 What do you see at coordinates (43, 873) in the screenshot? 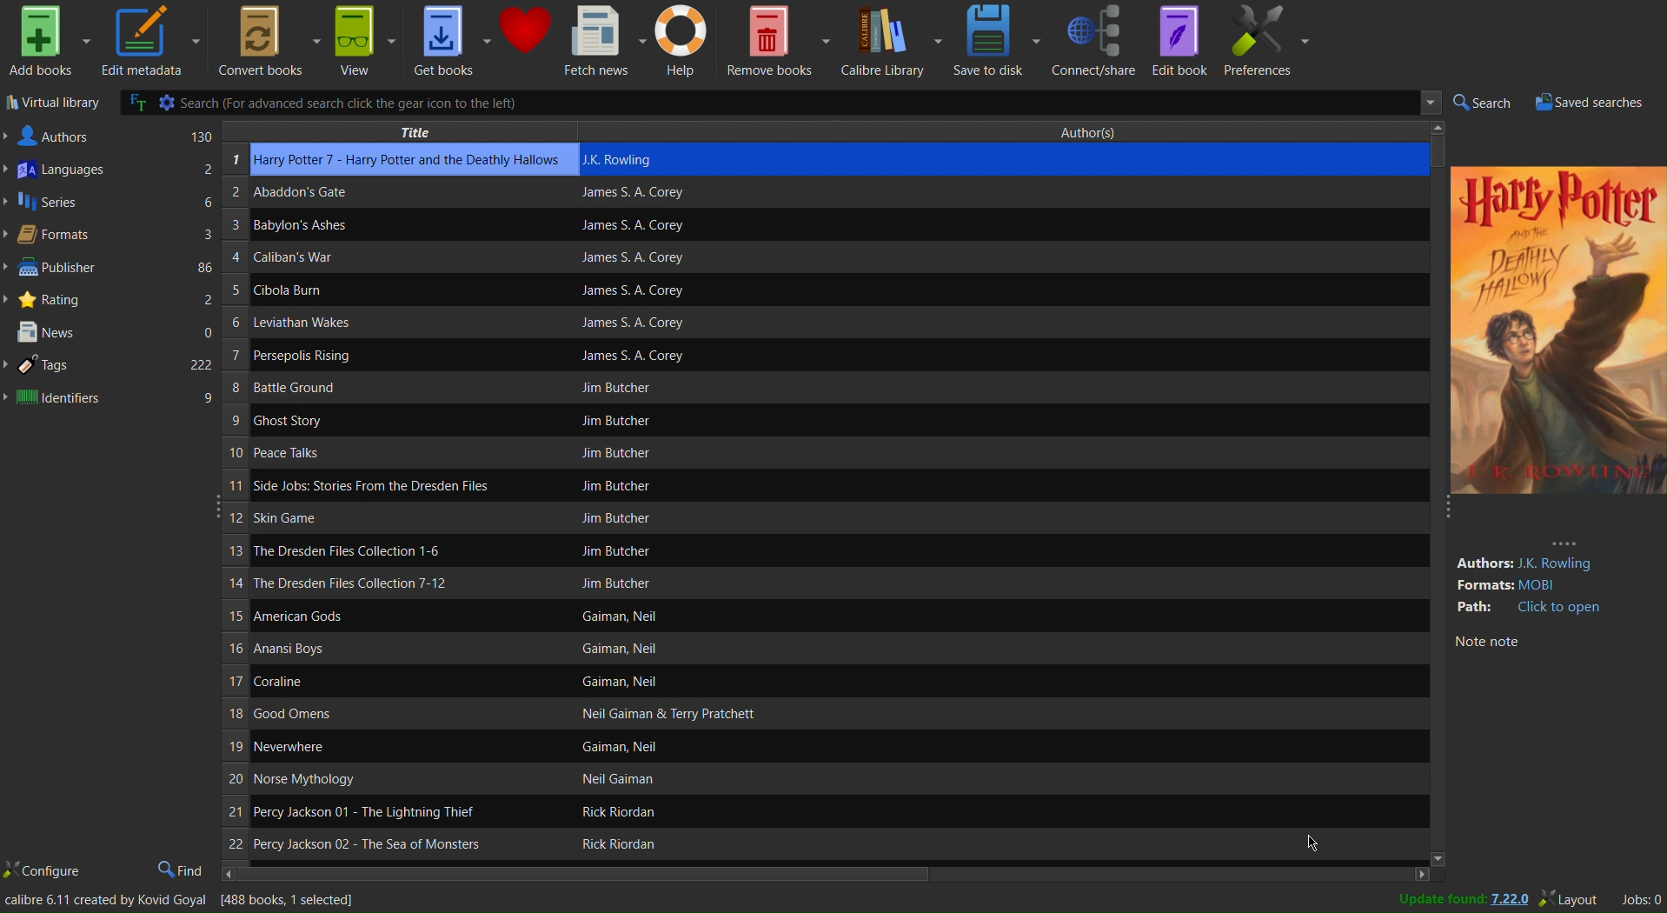
I see `Configure` at bounding box center [43, 873].